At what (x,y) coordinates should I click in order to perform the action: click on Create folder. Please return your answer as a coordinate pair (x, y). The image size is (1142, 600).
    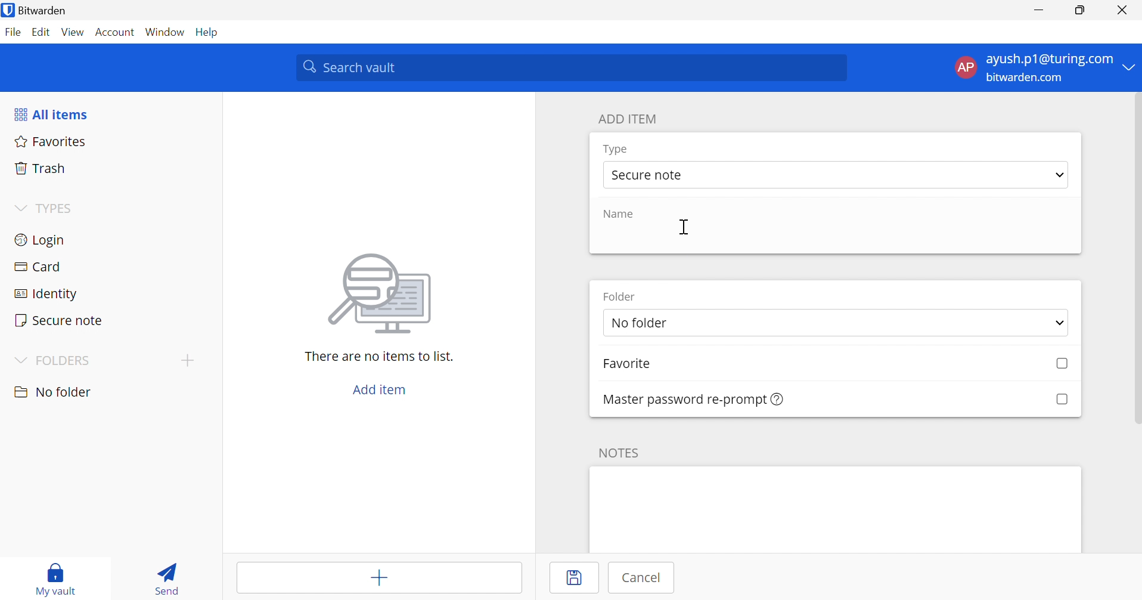
    Looking at the image, I should click on (190, 361).